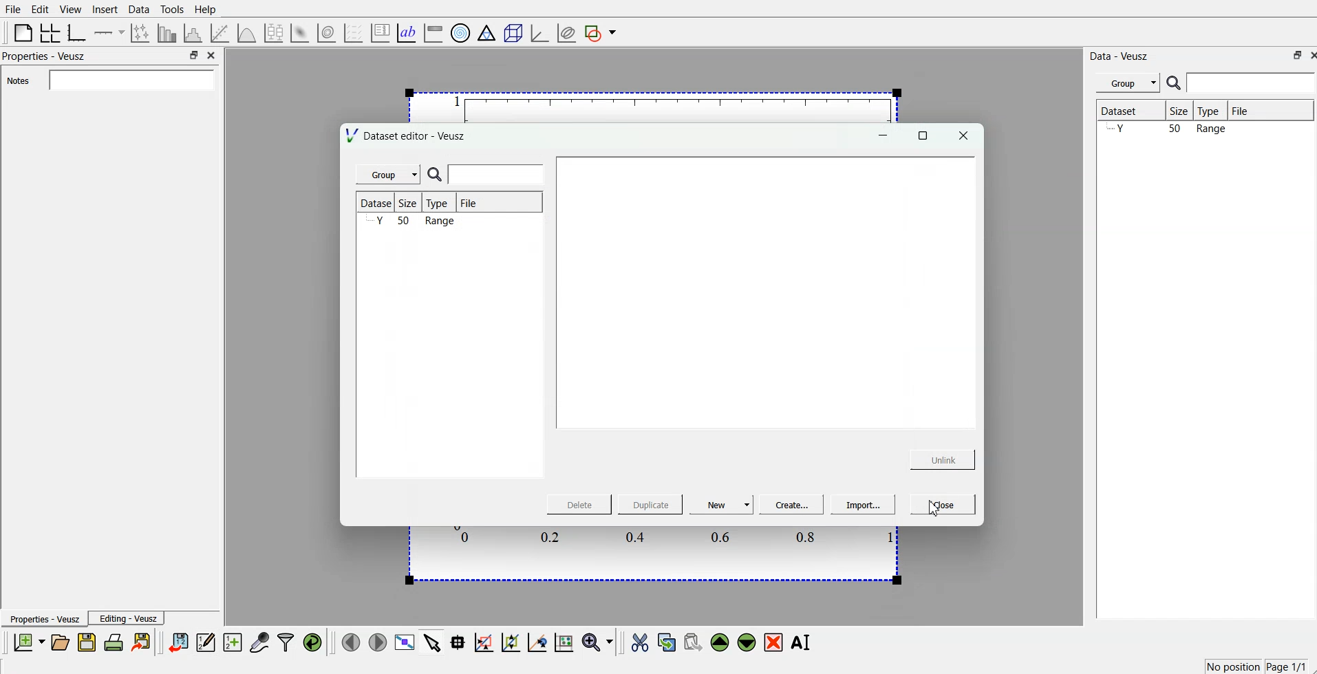 The width and height of the screenshot is (1317, 674). I want to click on Type, so click(441, 204).